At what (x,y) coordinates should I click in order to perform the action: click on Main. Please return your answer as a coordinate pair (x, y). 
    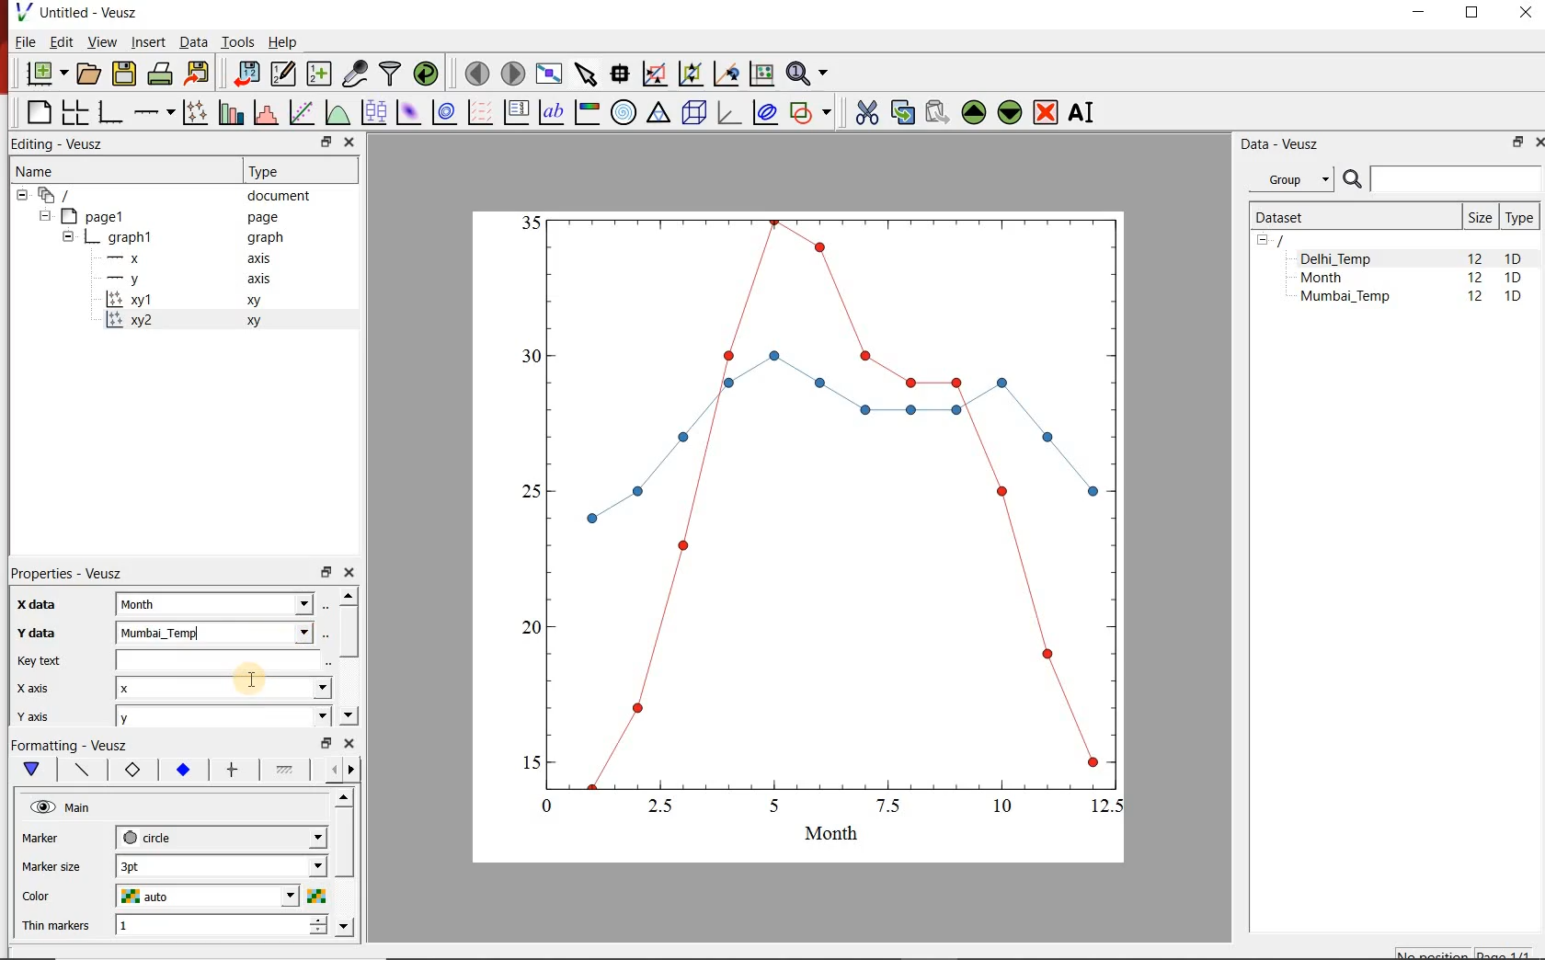
    Looking at the image, I should click on (63, 807).